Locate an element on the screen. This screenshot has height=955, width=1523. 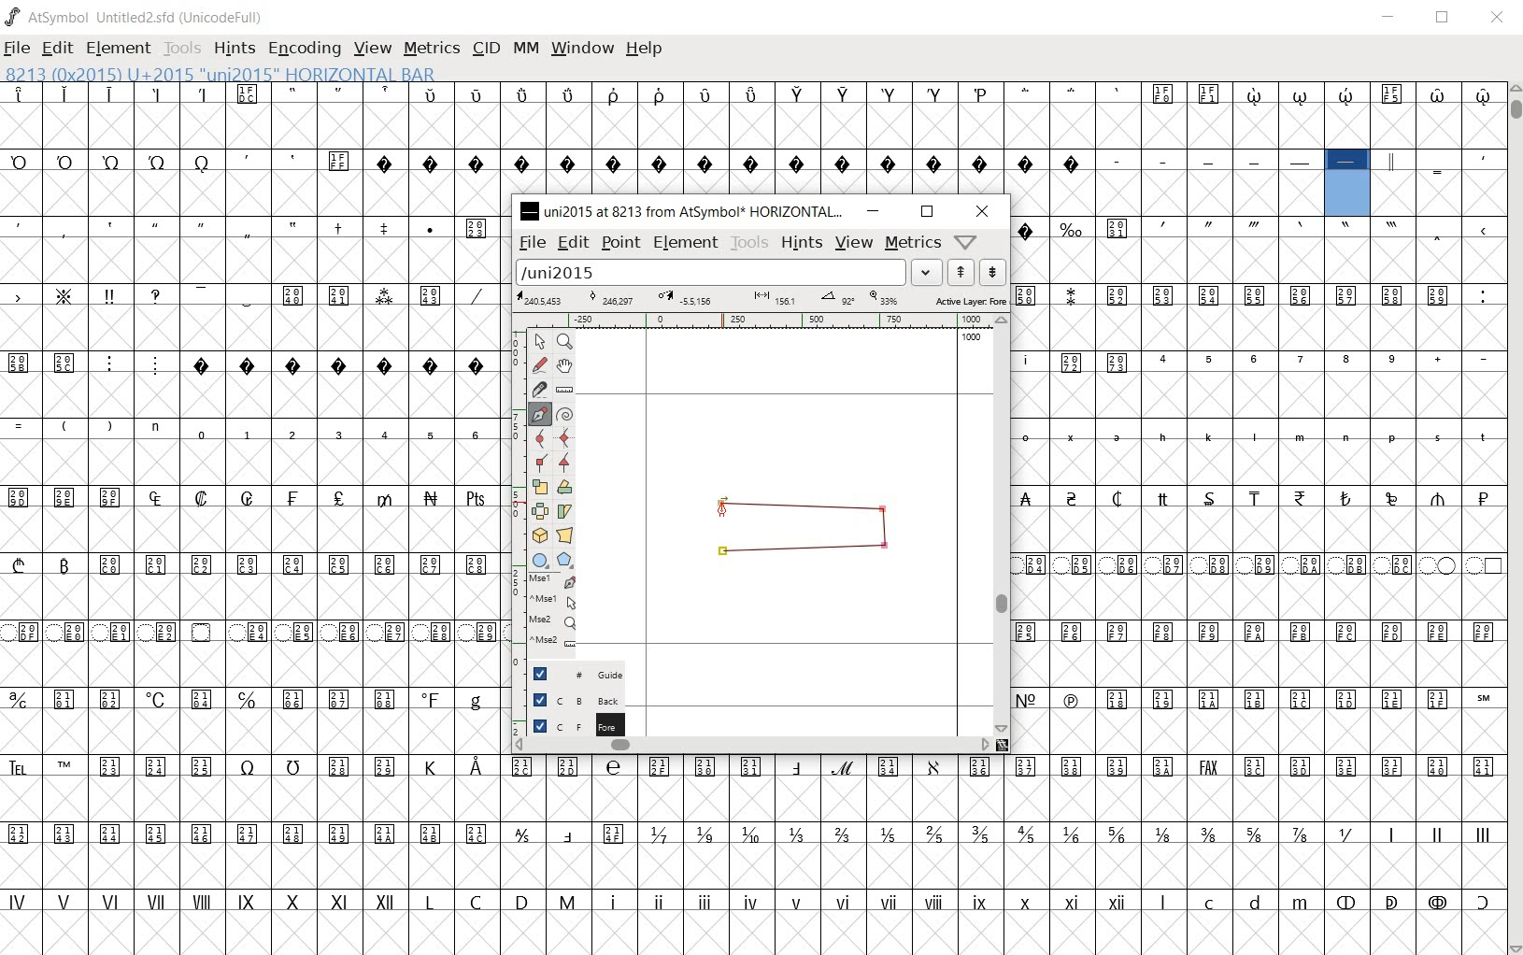
MAGNIFY is located at coordinates (566, 341).